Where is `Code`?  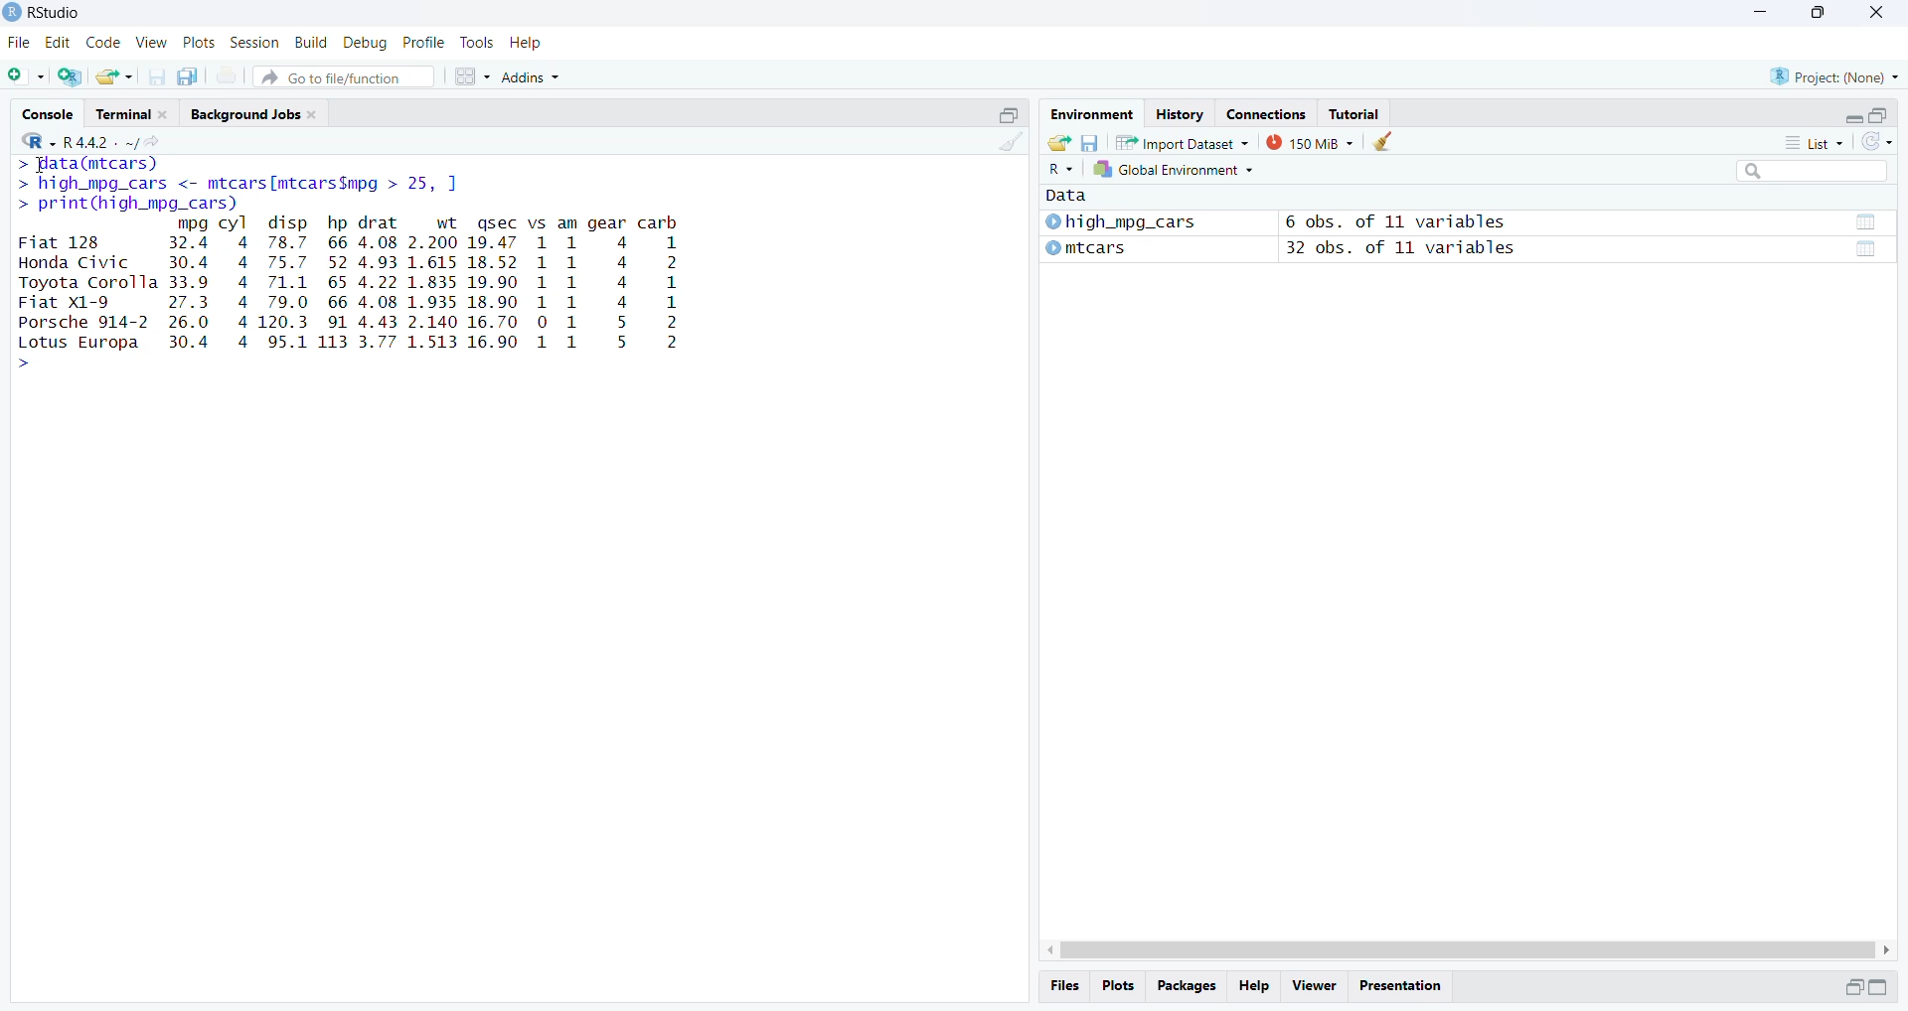
Code is located at coordinates (102, 43).